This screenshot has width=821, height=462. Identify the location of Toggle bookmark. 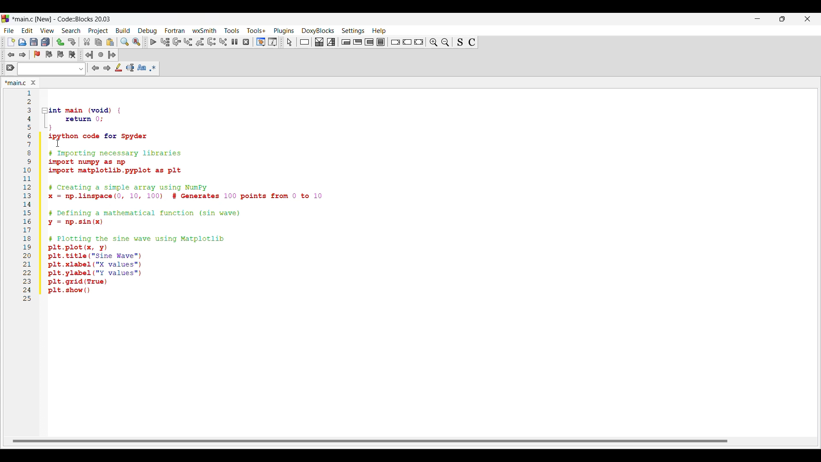
(37, 54).